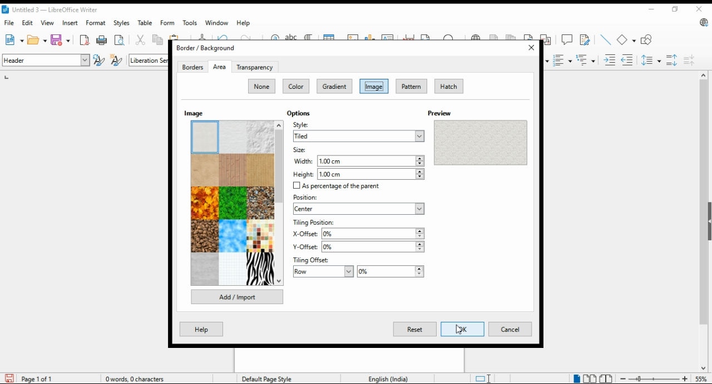  Describe the element at coordinates (275, 36) in the screenshot. I see `find and replace` at that location.